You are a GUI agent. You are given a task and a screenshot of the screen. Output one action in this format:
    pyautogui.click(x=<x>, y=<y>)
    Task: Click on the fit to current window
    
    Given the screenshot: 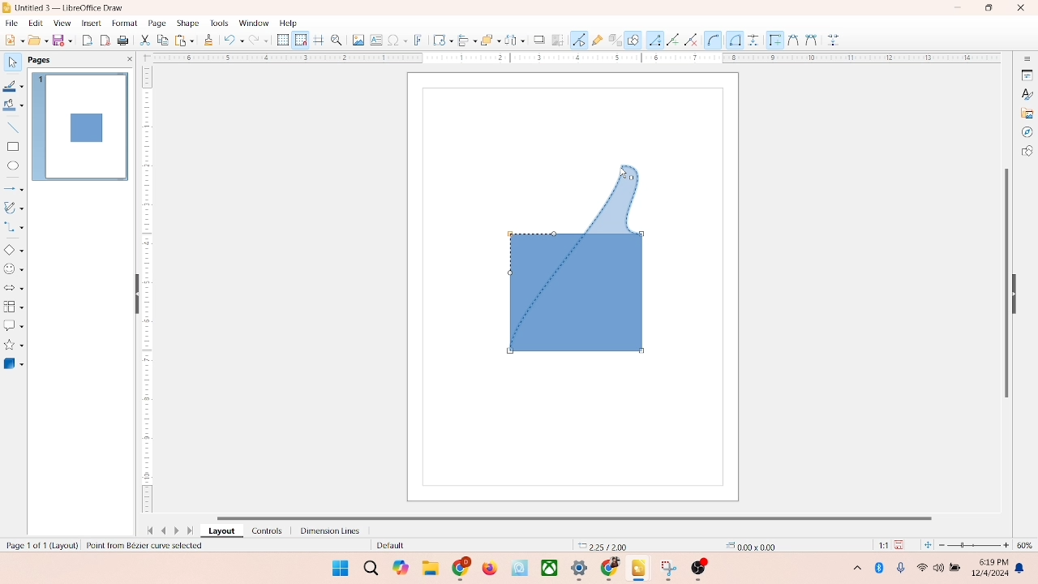 What is the action you would take?
    pyautogui.click(x=927, y=545)
    